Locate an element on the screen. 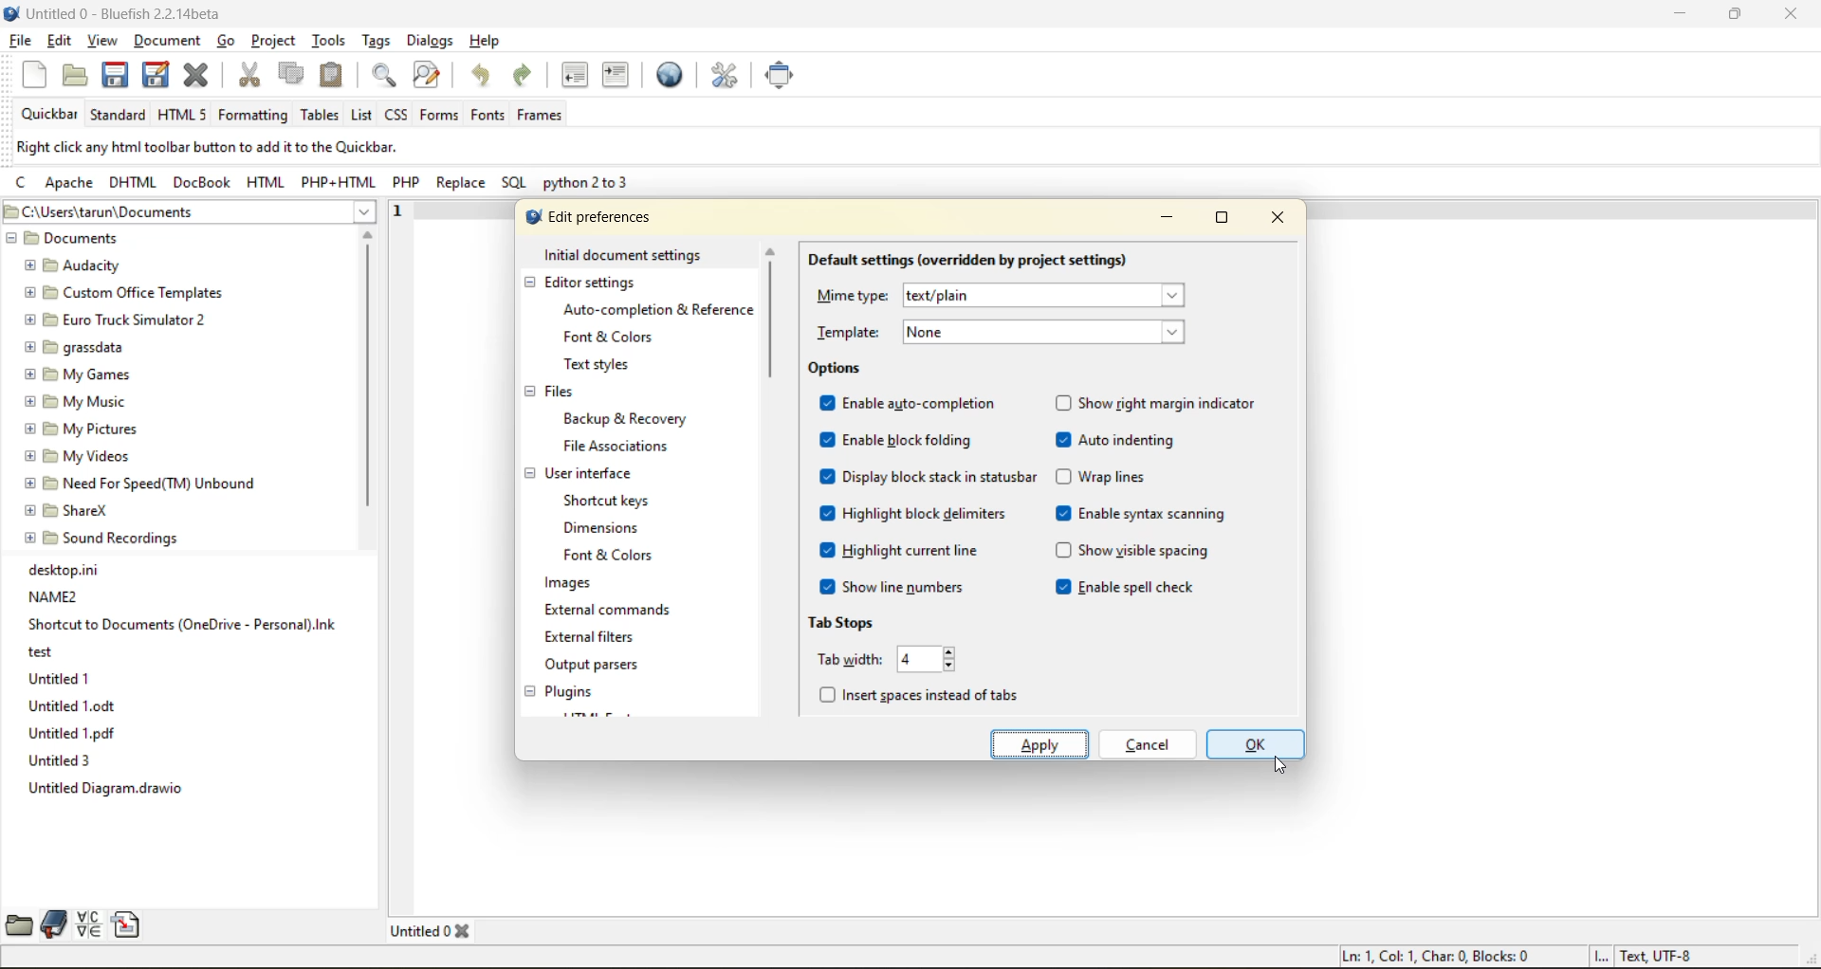 The width and height of the screenshot is (1821, 969). edit preferences is located at coordinates (727, 76).